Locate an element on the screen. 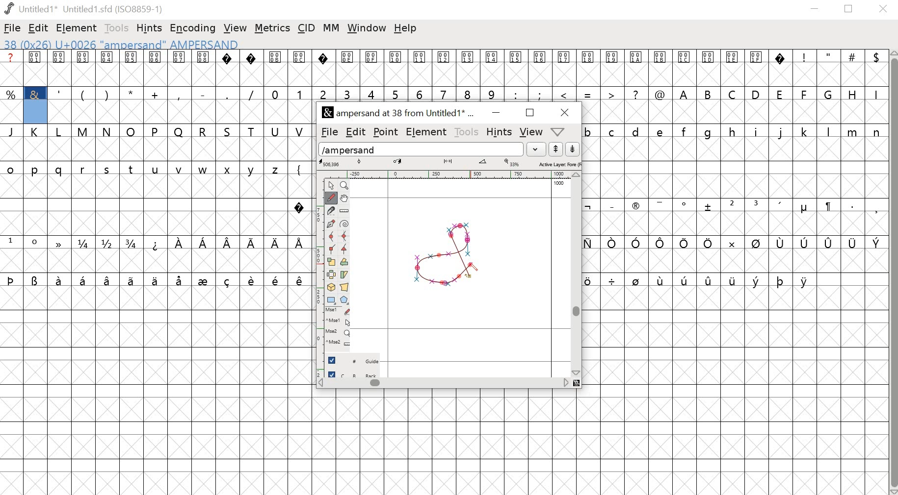 The height and width of the screenshot is (495, 898). vertical ruler is located at coordinates (315, 275).